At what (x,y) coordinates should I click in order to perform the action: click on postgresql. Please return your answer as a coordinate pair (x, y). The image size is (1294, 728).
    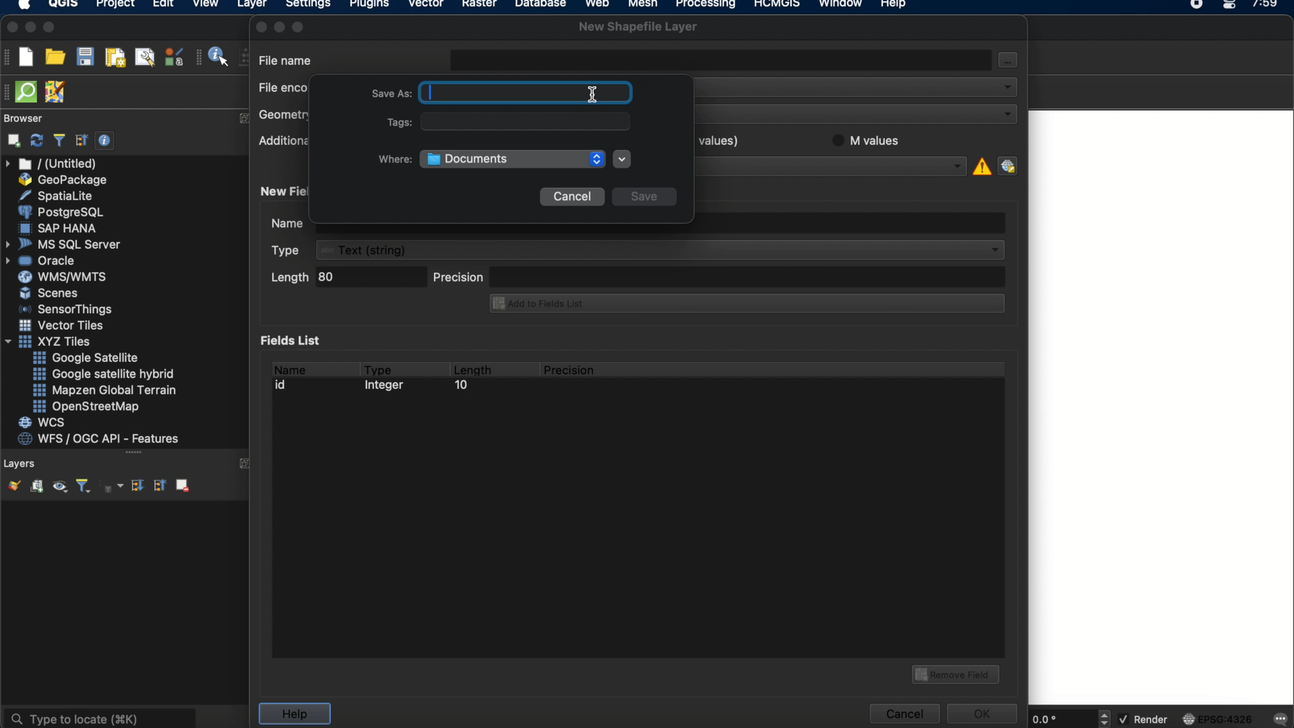
    Looking at the image, I should click on (61, 212).